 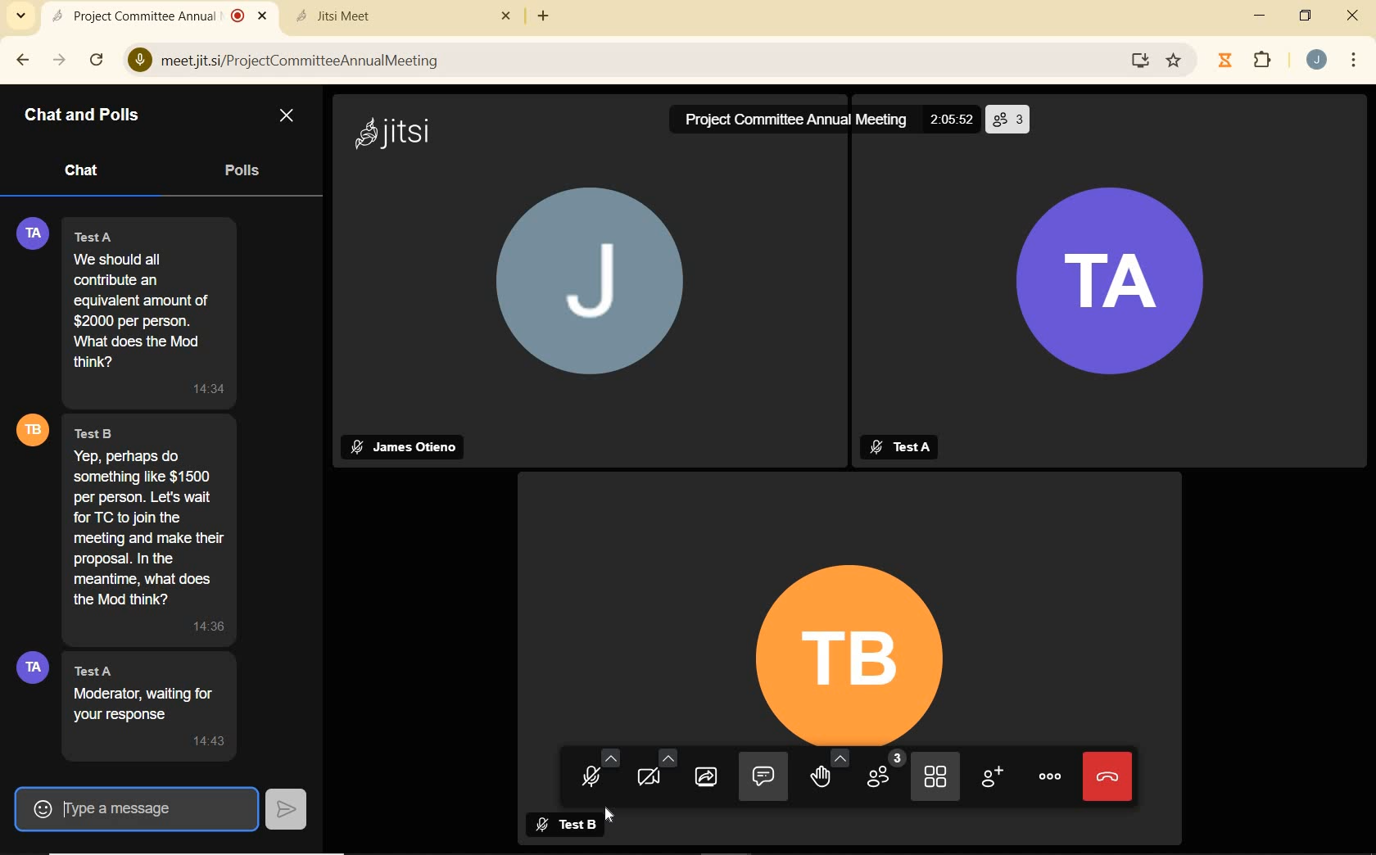 What do you see at coordinates (1051, 778) in the screenshot?
I see `more actions` at bounding box center [1051, 778].